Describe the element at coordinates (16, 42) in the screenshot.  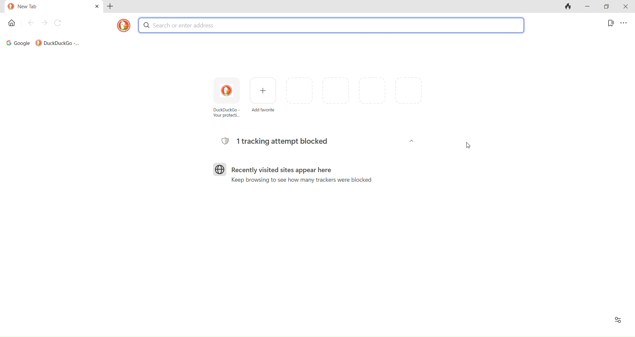
I see `google` at that location.